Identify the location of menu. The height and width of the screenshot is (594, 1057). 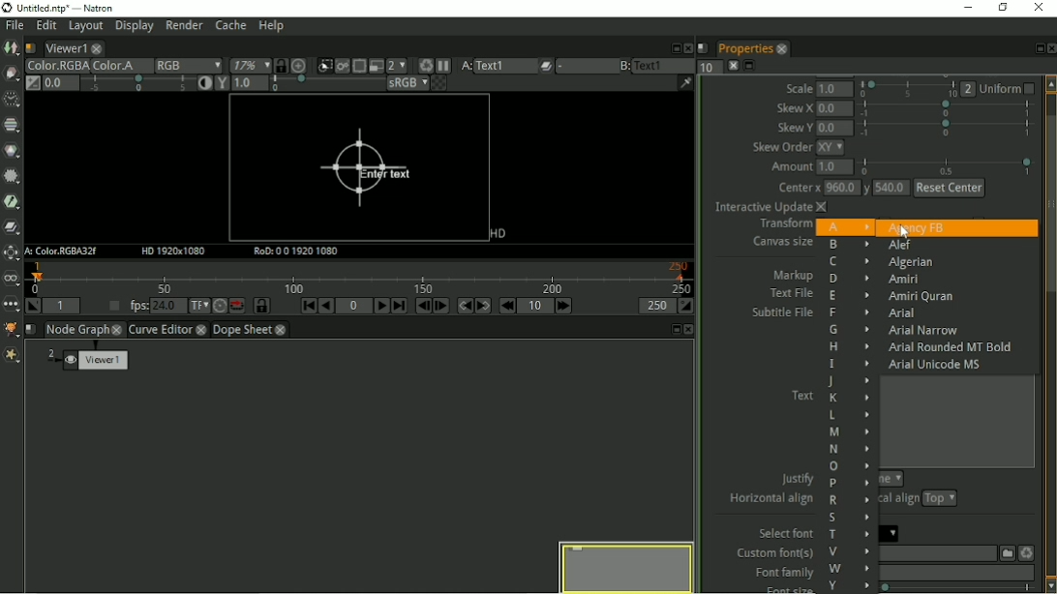
(585, 67).